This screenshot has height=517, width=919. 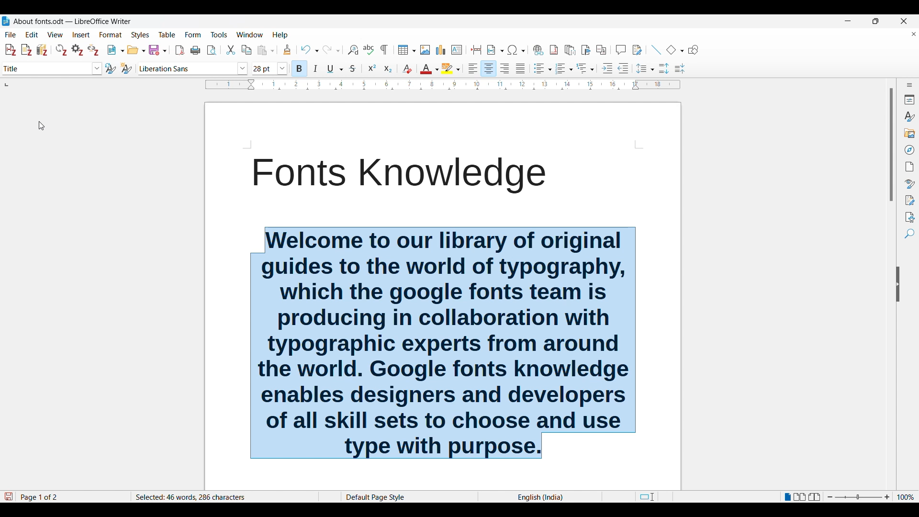 I want to click on Show in smaller tab, so click(x=876, y=21).